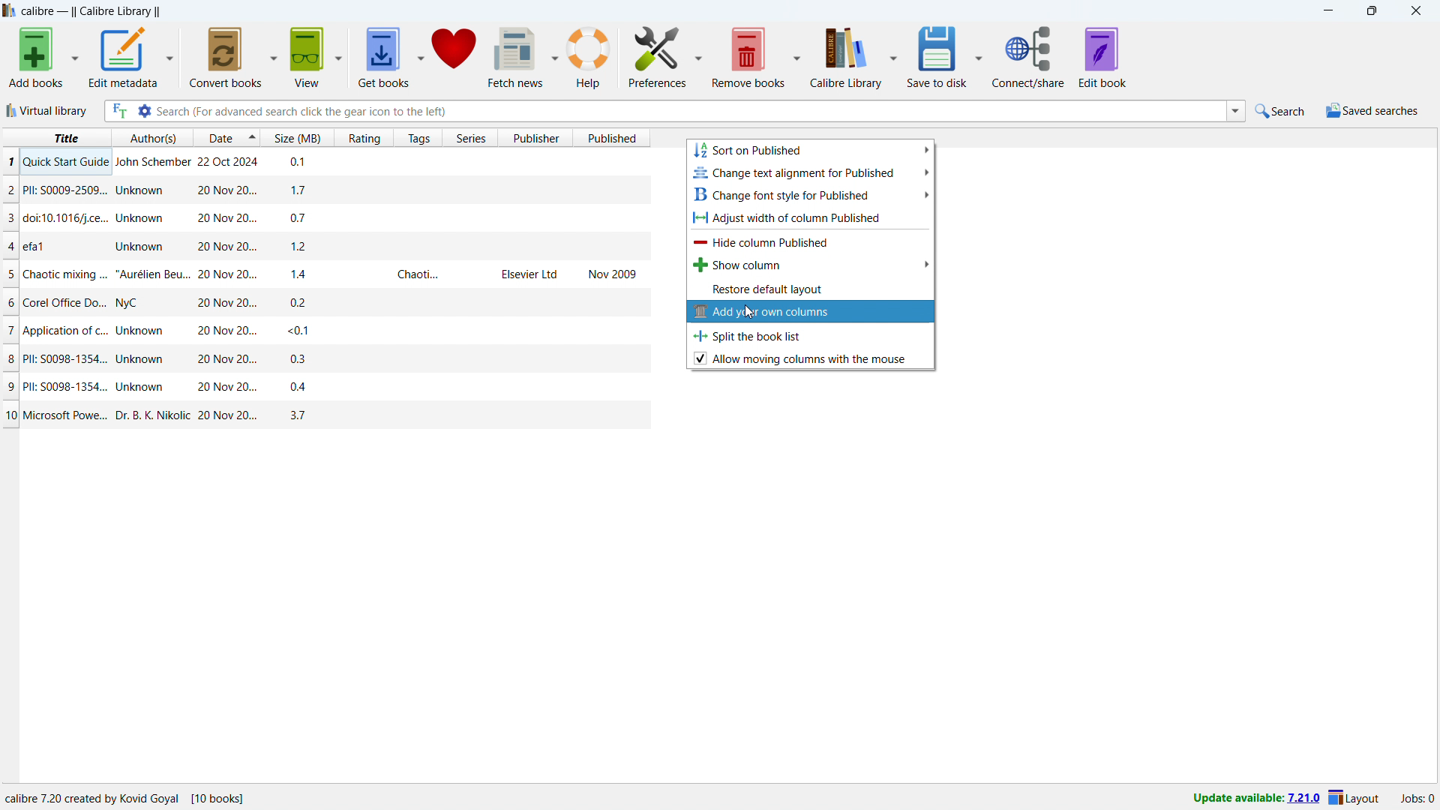 This screenshot has width=1440, height=810. I want to click on layout, so click(1354, 797).